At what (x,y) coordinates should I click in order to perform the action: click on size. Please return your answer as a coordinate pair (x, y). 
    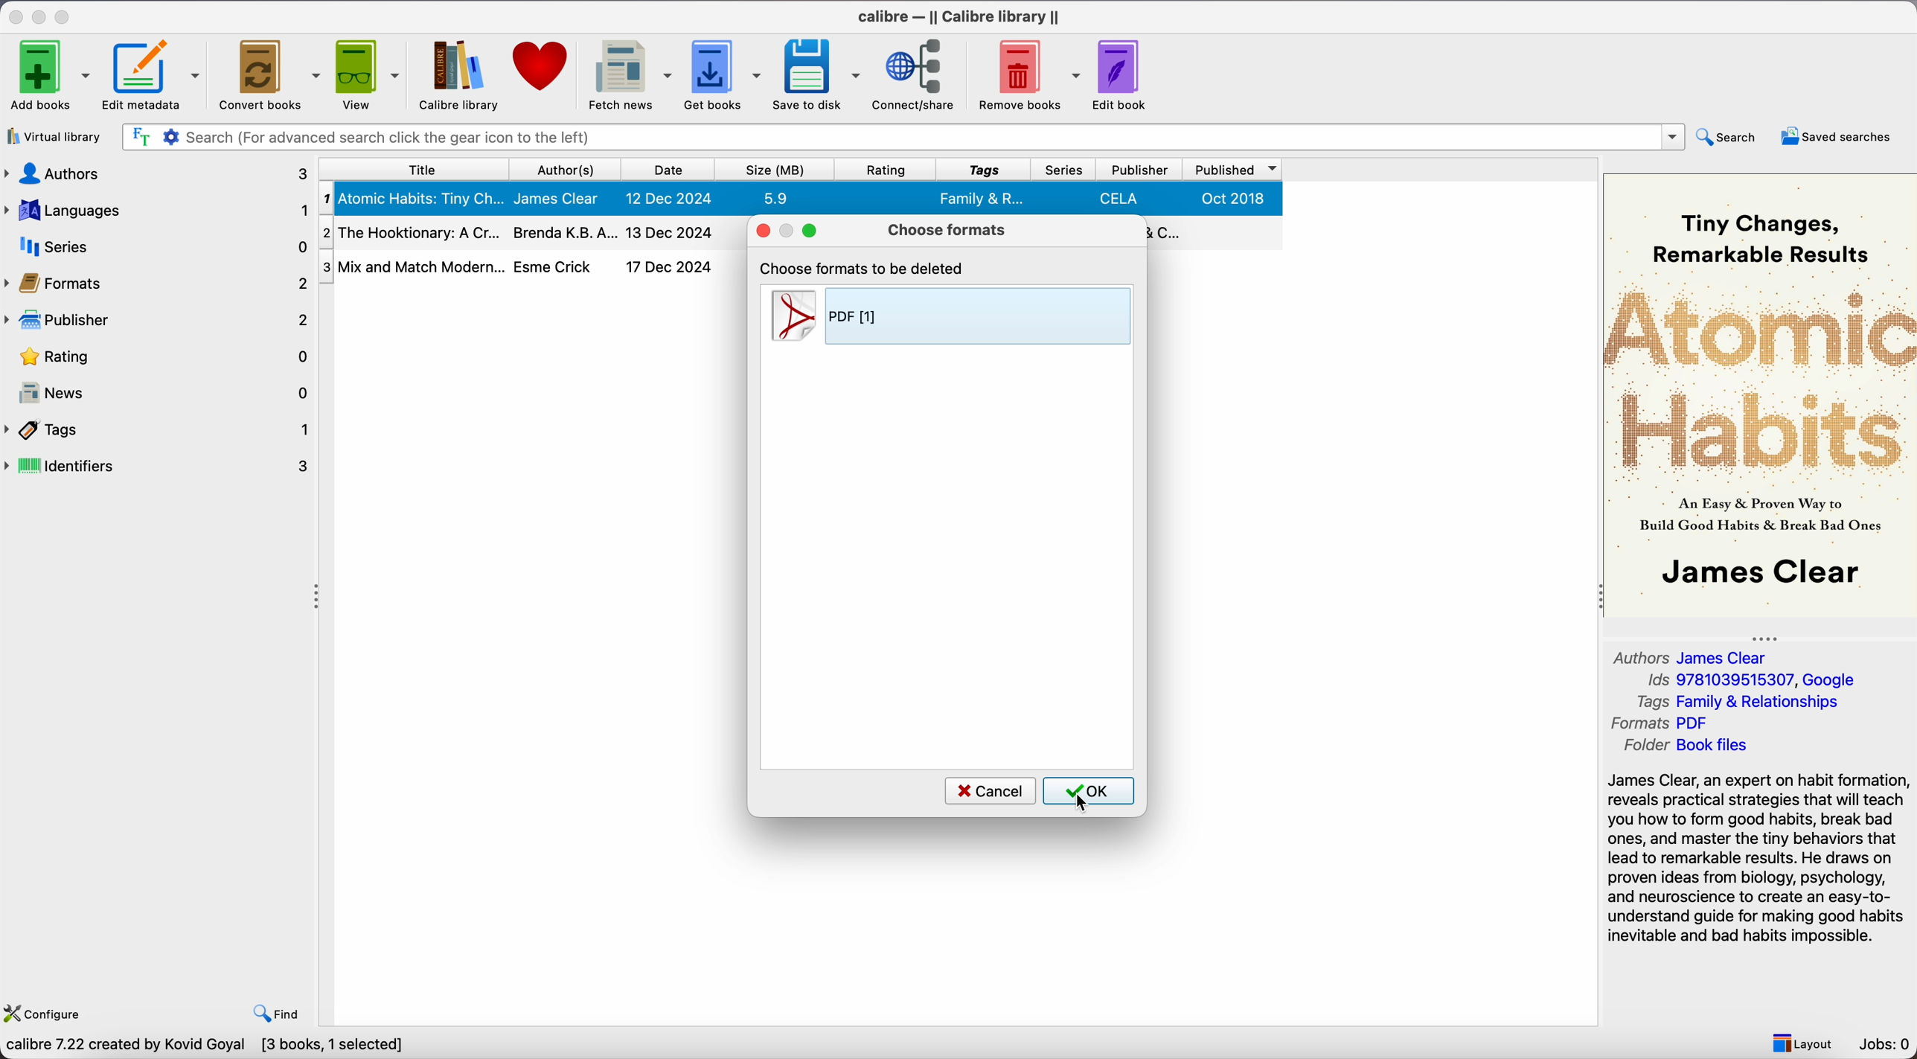
    Looking at the image, I should click on (778, 169).